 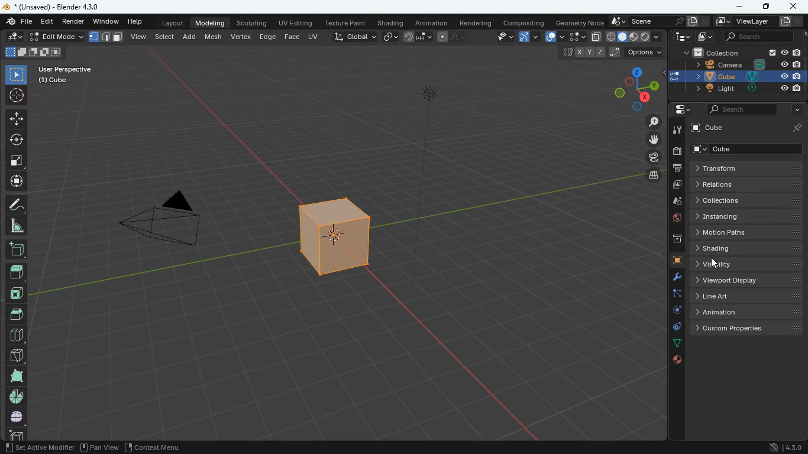 What do you see at coordinates (613, 53) in the screenshot?
I see `postion` at bounding box center [613, 53].